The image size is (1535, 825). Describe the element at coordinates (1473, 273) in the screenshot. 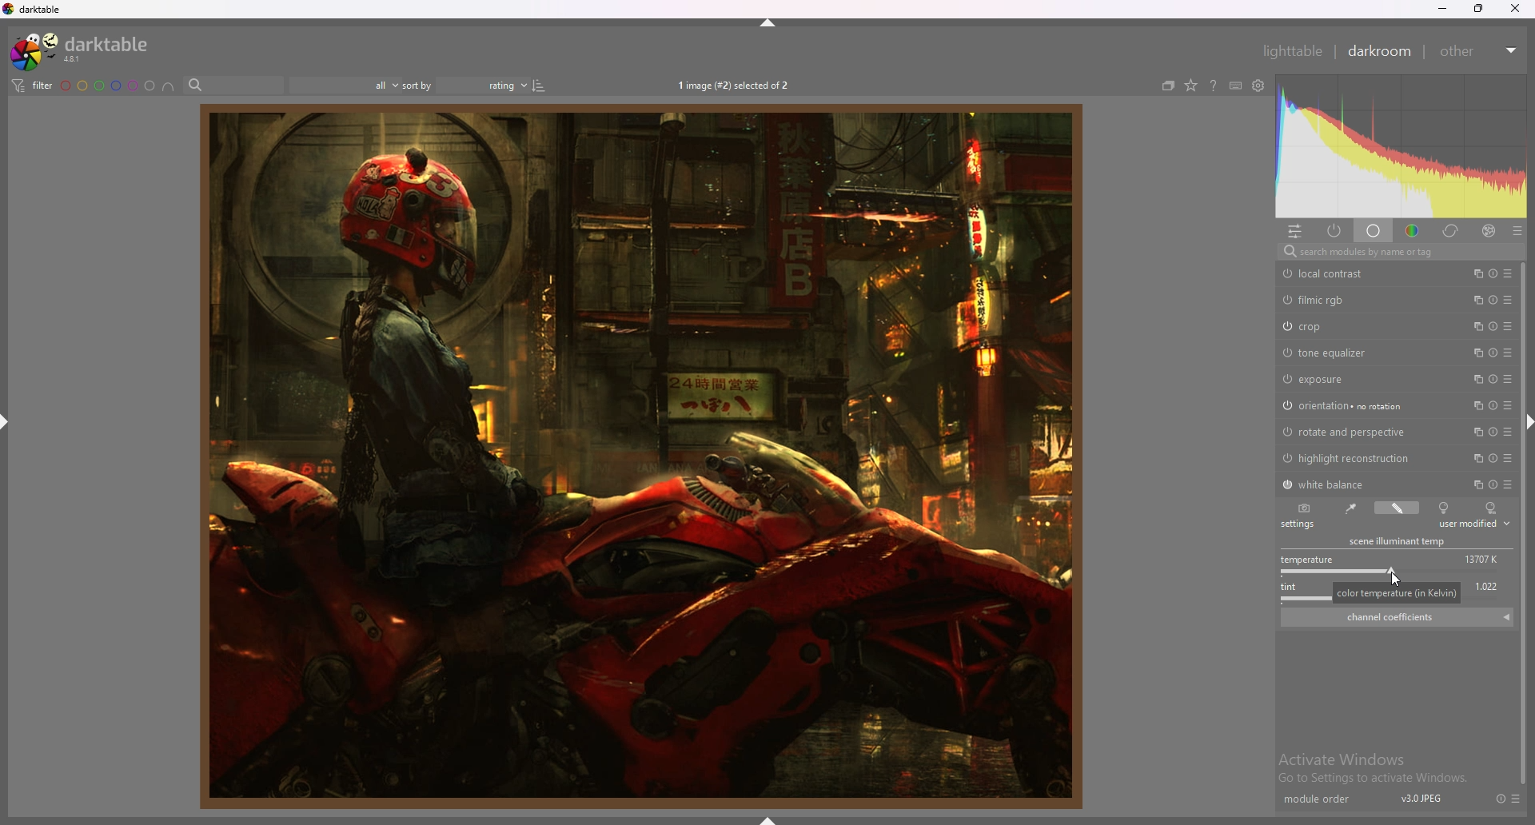

I see `multiple instances action` at that location.